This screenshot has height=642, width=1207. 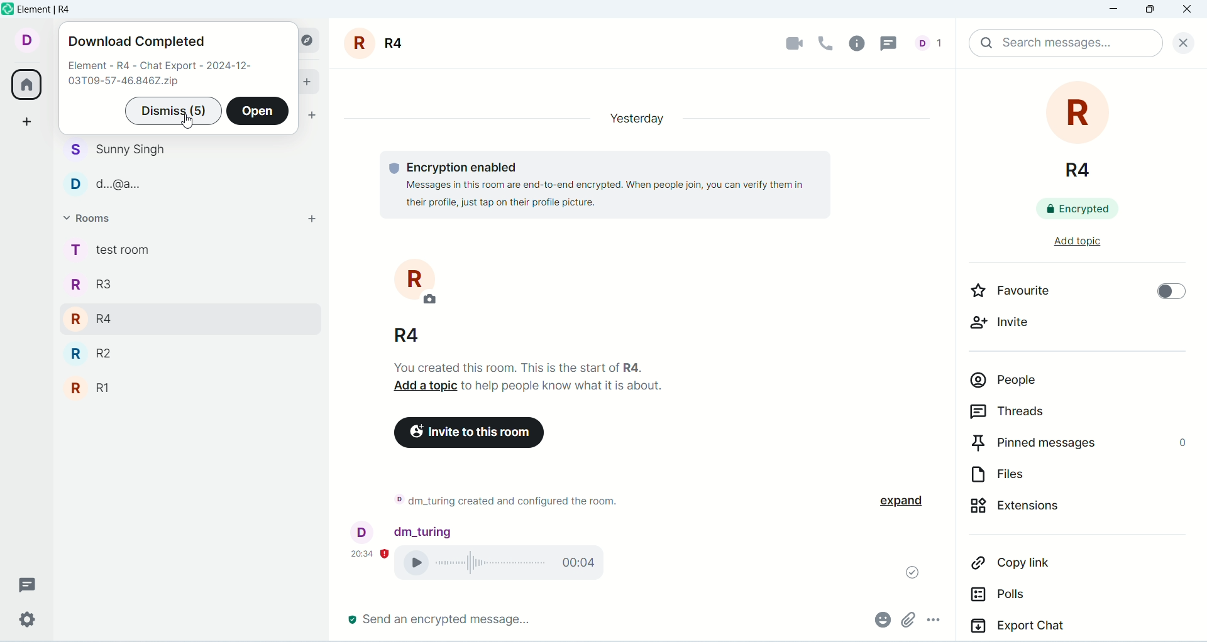 I want to click on search message, so click(x=1065, y=43).